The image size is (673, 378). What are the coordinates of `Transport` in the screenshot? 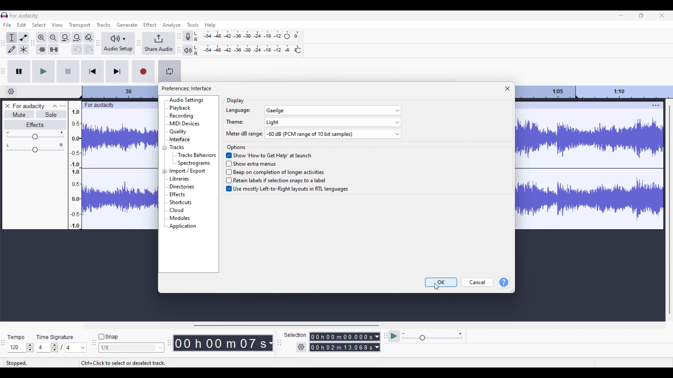 It's located at (80, 25).